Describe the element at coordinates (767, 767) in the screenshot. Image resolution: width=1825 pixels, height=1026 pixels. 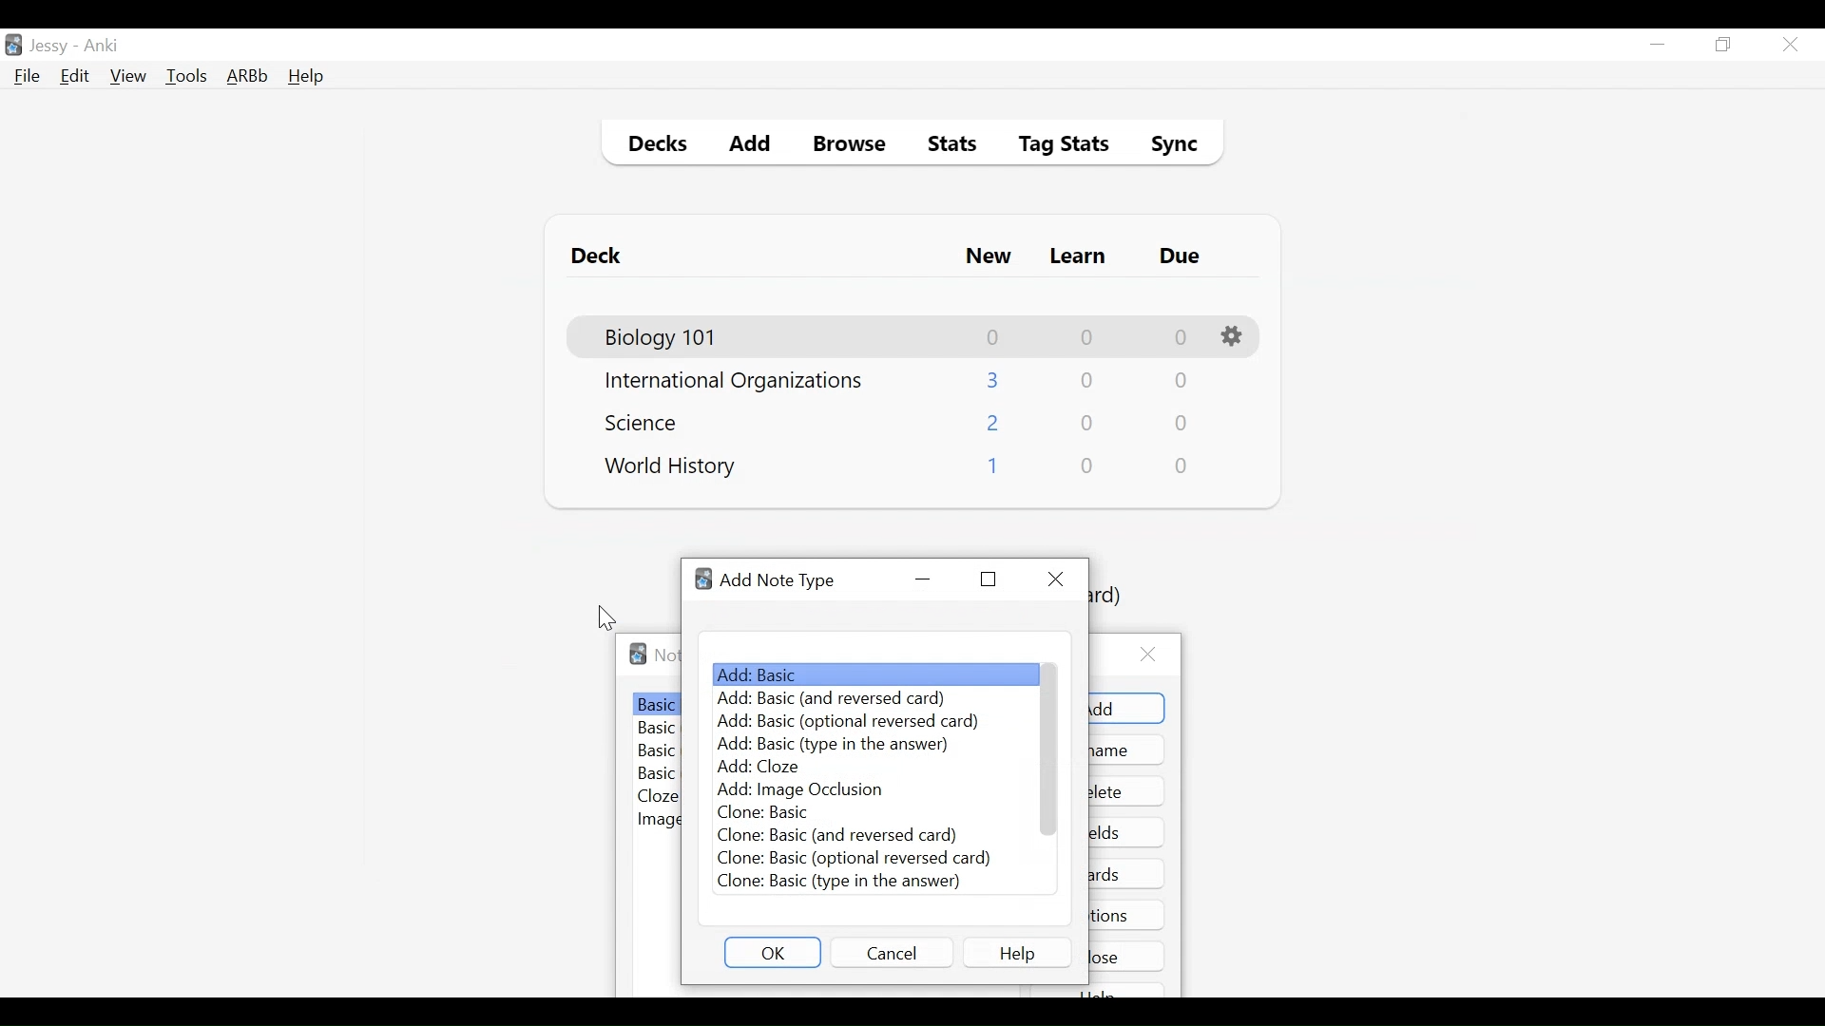
I see `Add: Cloze` at that location.